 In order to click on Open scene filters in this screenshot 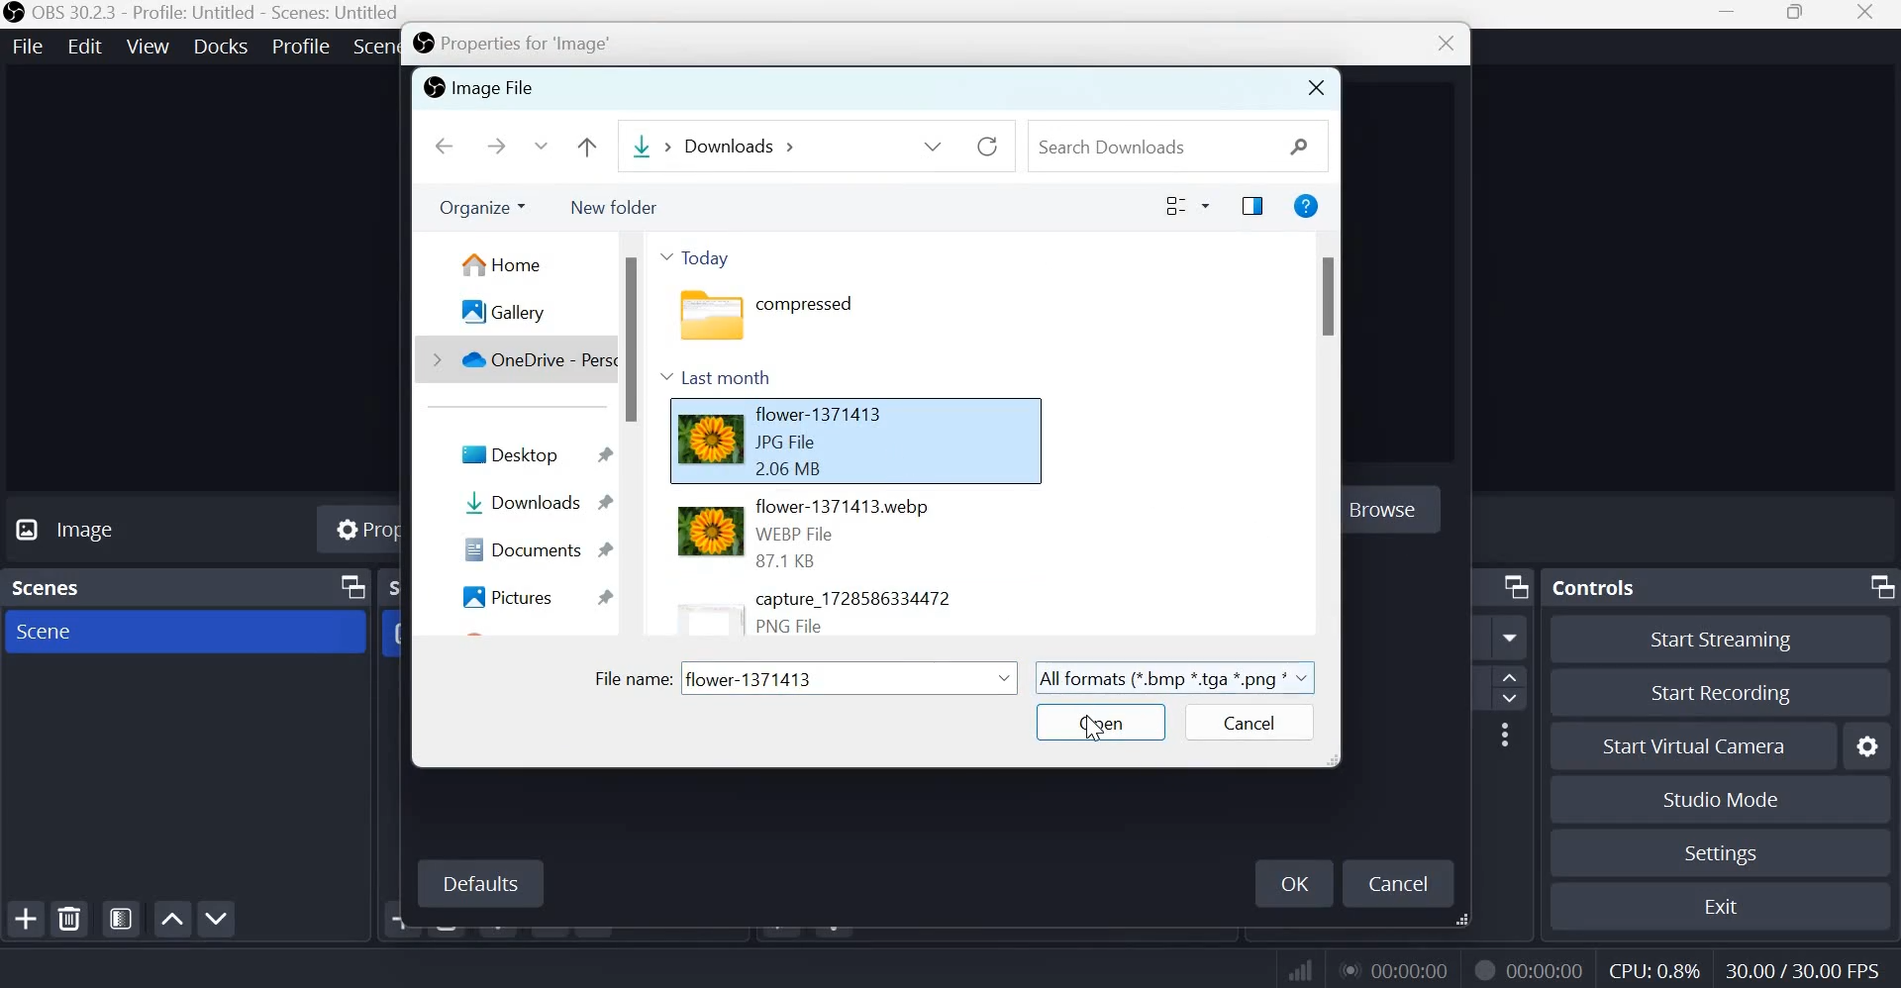, I will do `click(121, 919)`.